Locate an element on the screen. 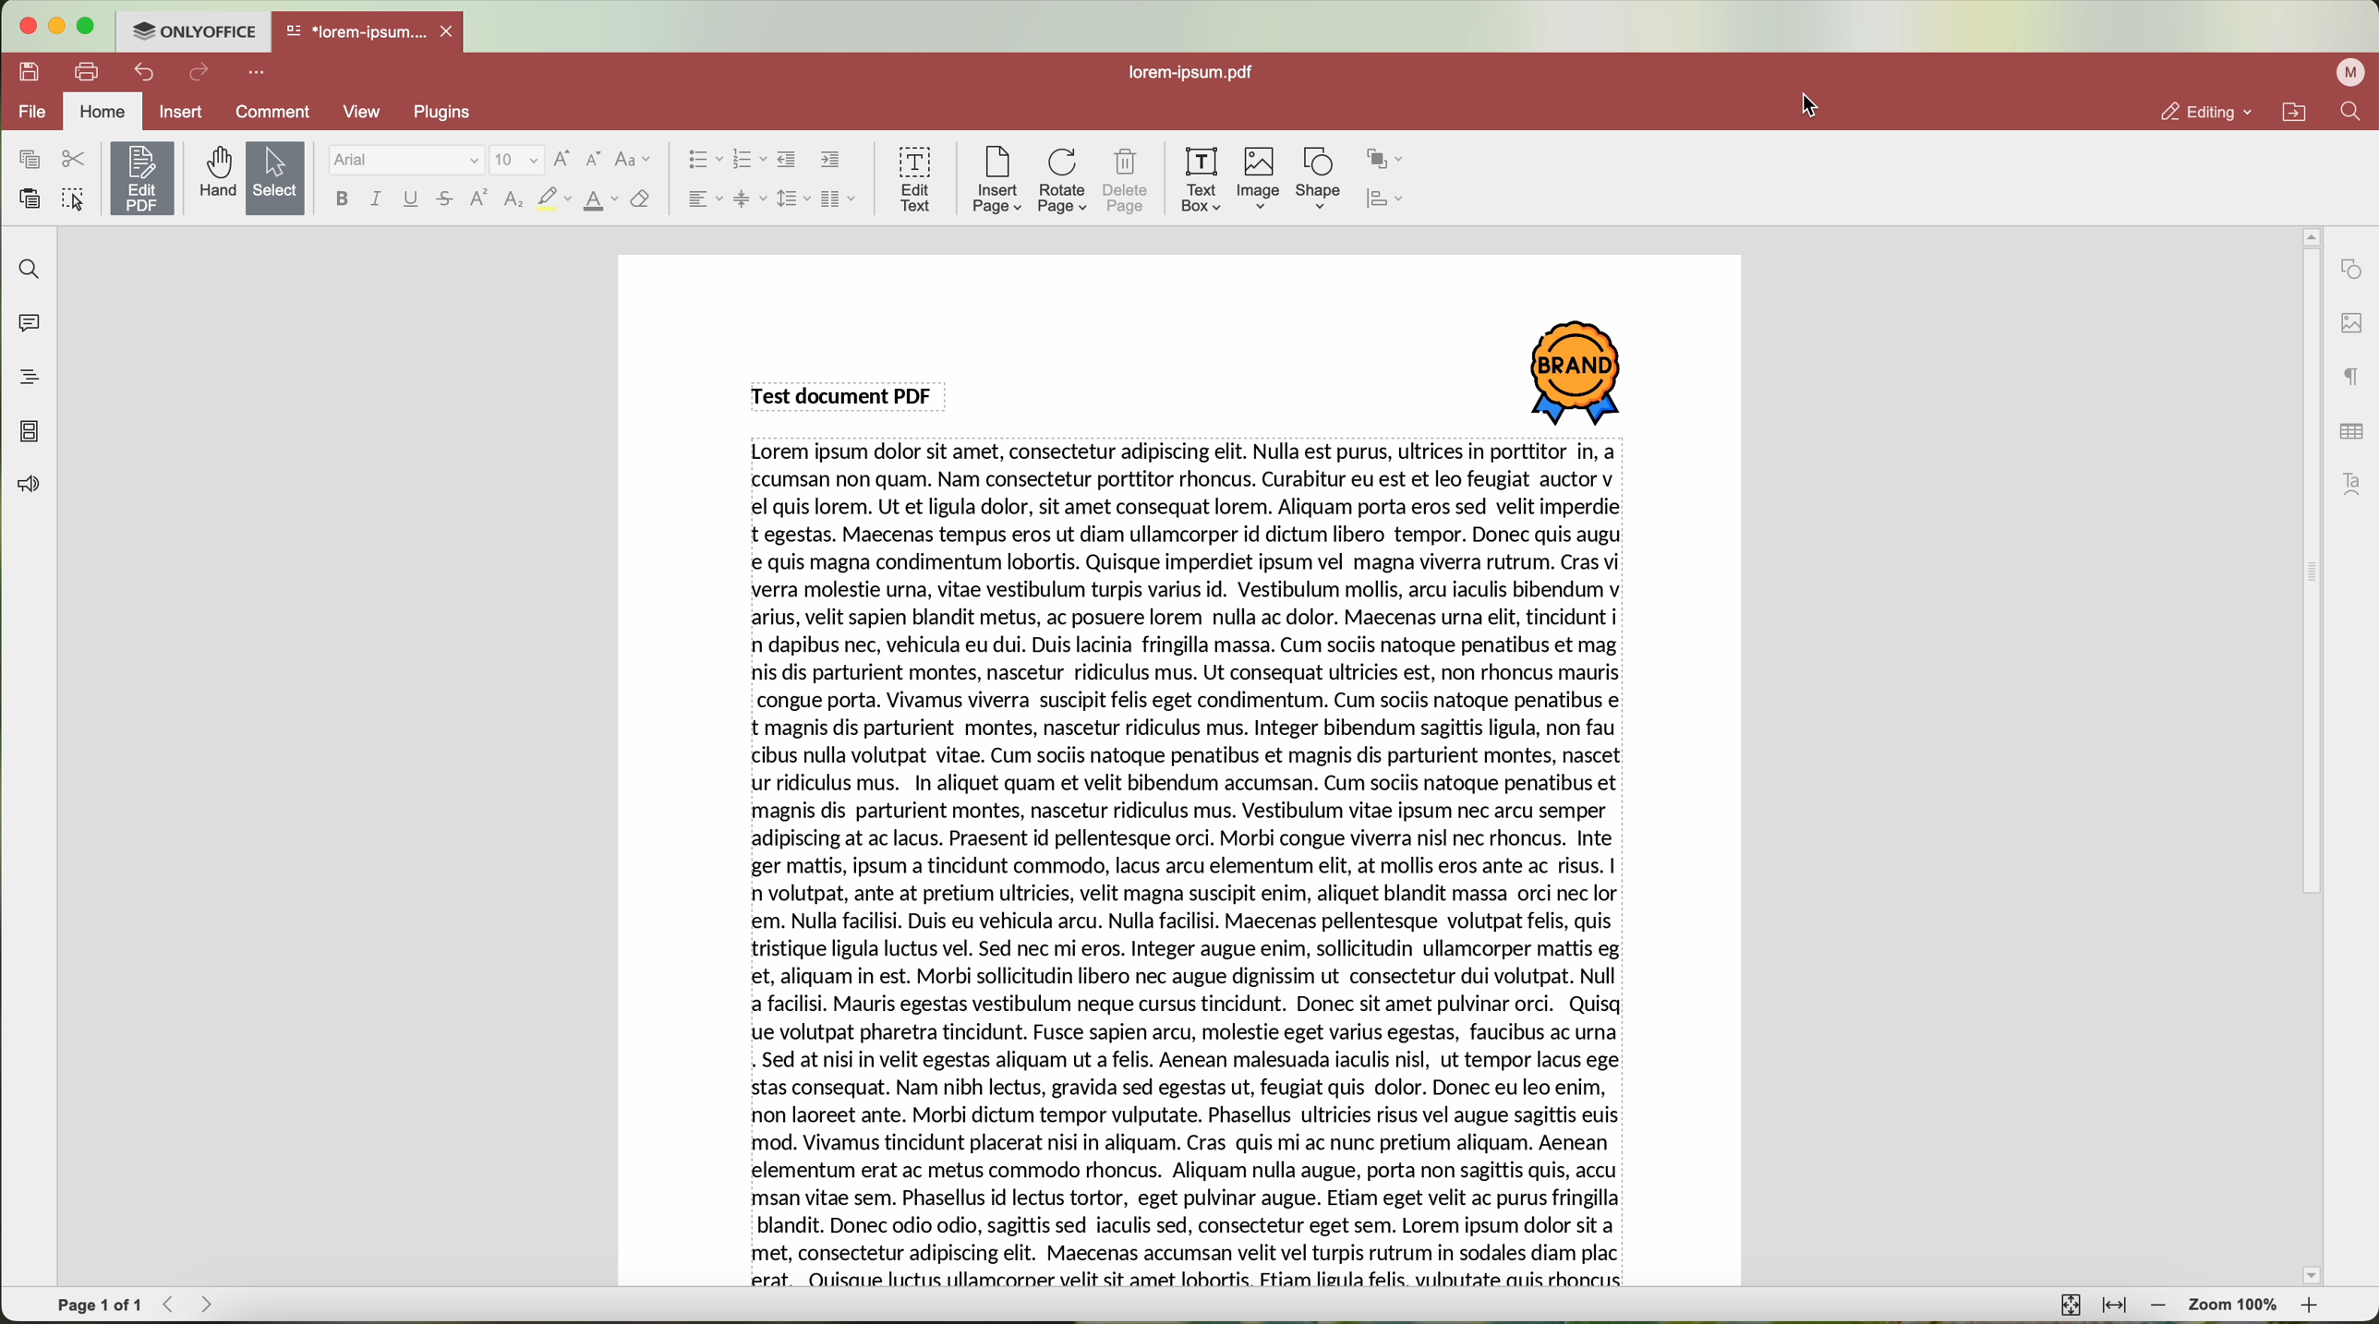 The height and width of the screenshot is (1324, 2379). text box is located at coordinates (1202, 180).